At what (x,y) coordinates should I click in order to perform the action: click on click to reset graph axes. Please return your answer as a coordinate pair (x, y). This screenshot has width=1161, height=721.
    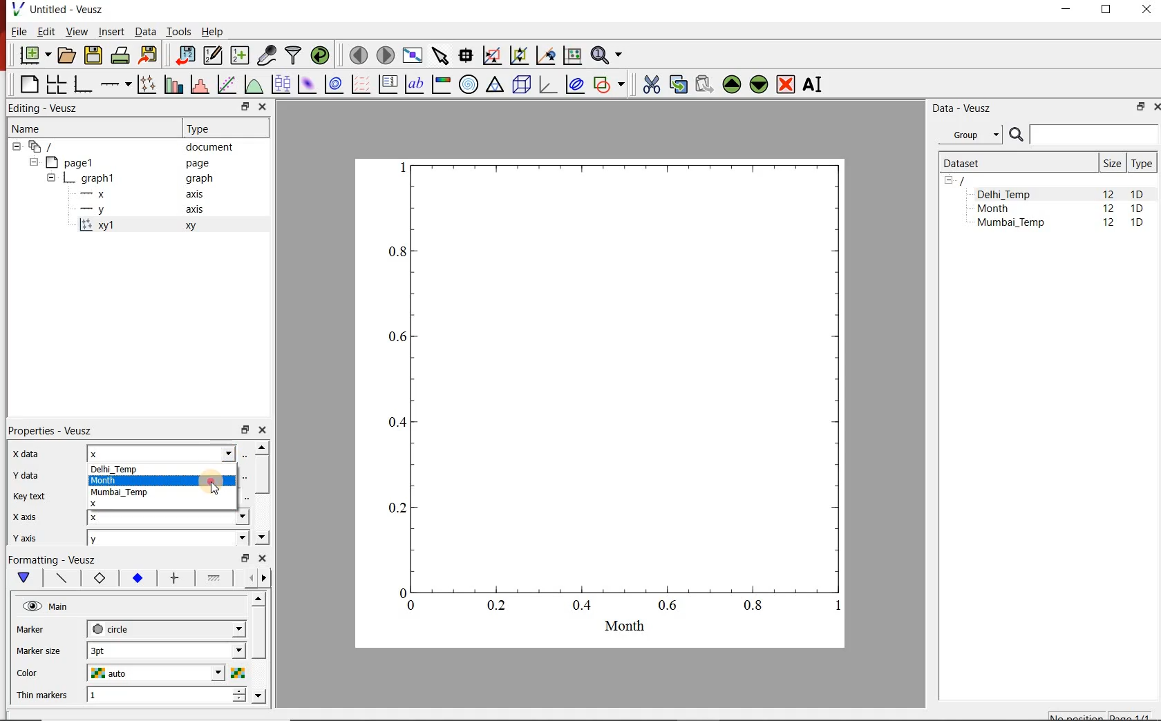
    Looking at the image, I should click on (572, 56).